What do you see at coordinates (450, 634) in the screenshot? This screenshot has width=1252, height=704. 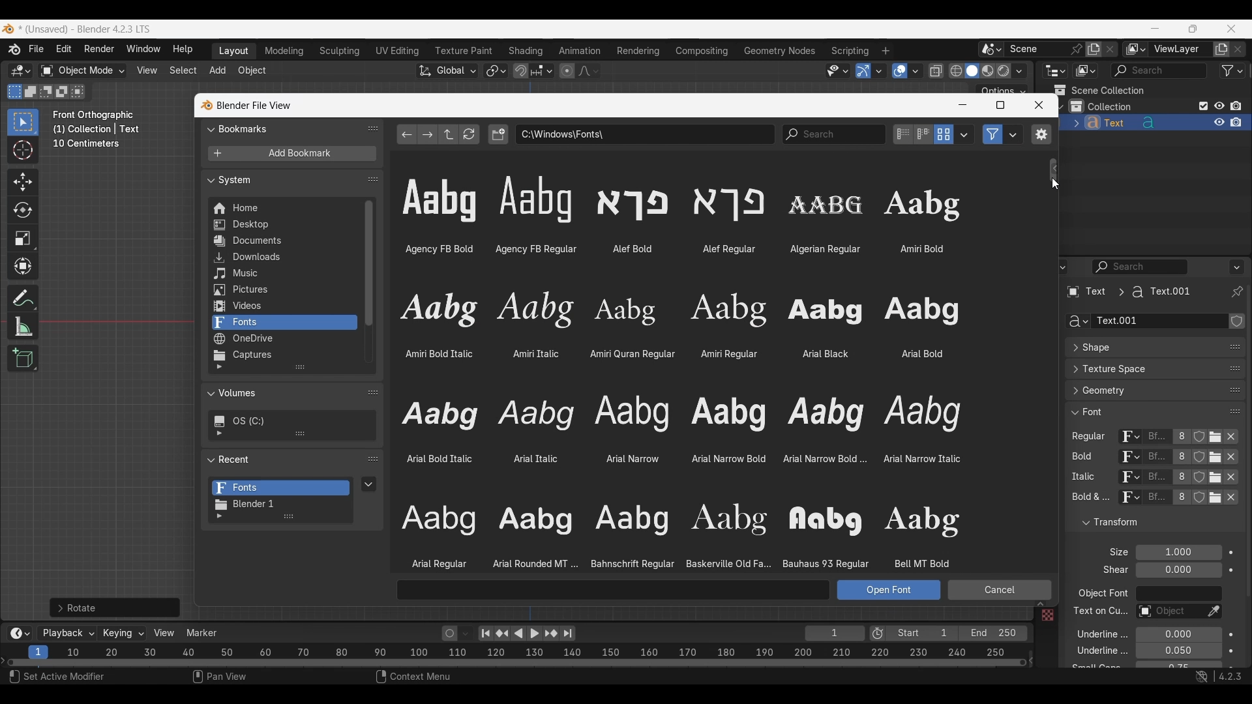 I see `Auto keying ` at bounding box center [450, 634].